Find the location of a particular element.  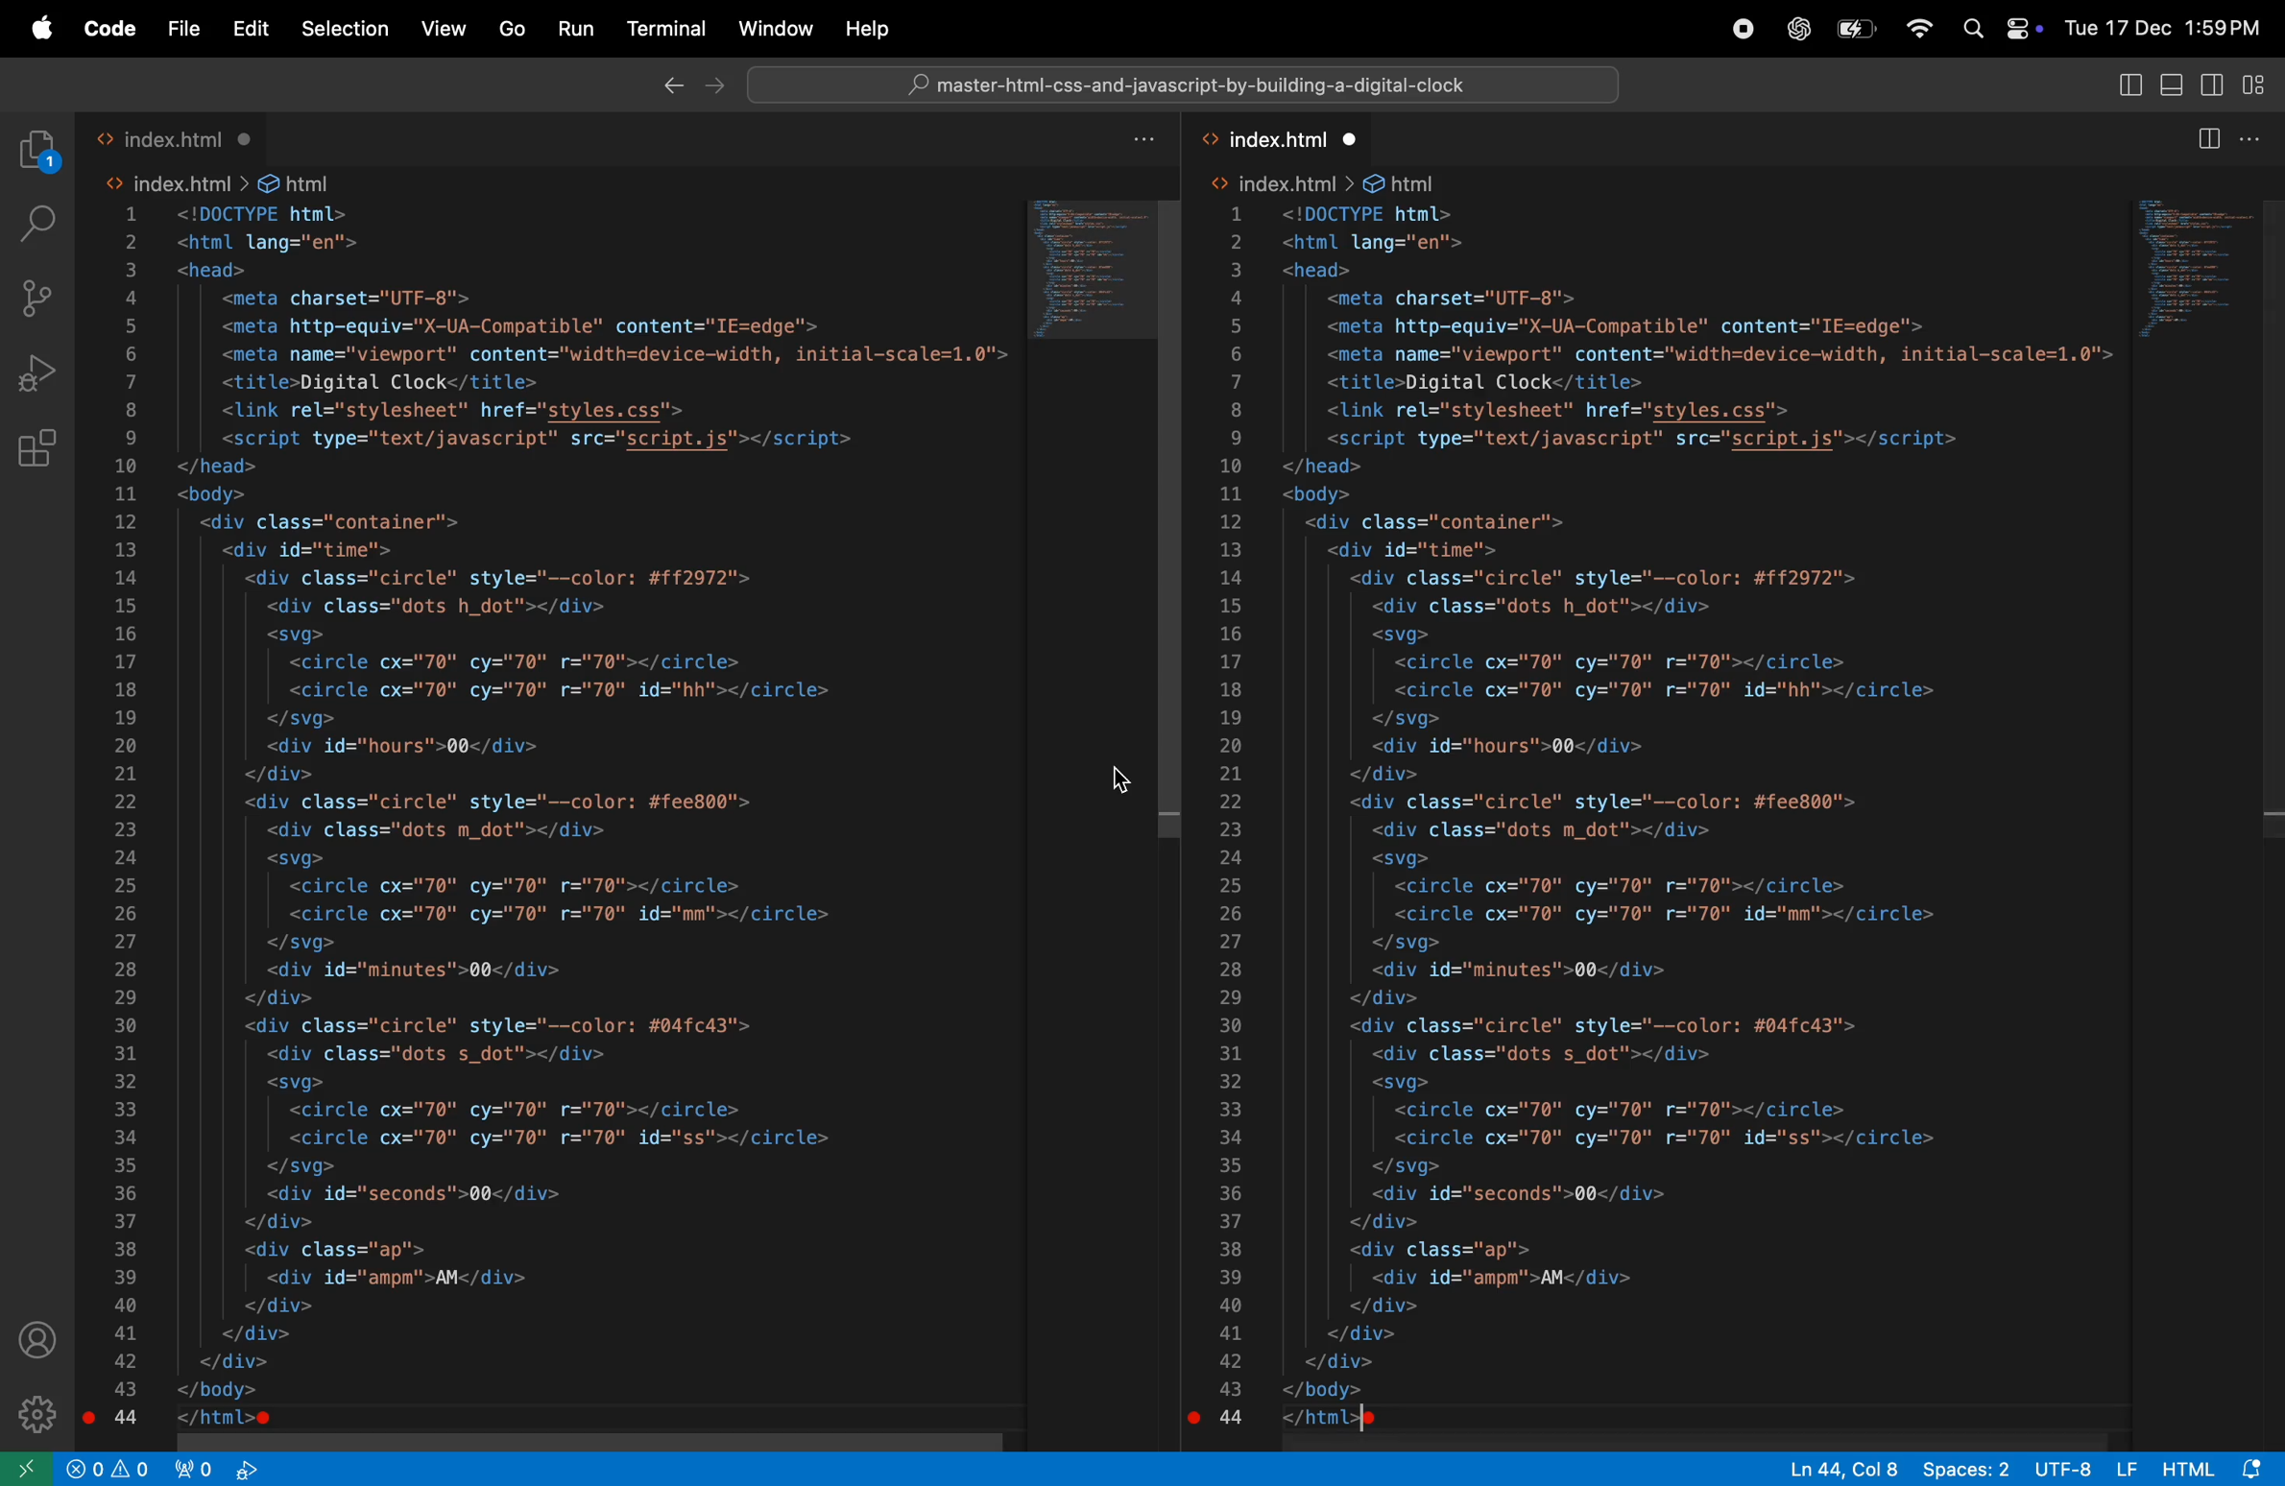

index.html is located at coordinates (176, 132).